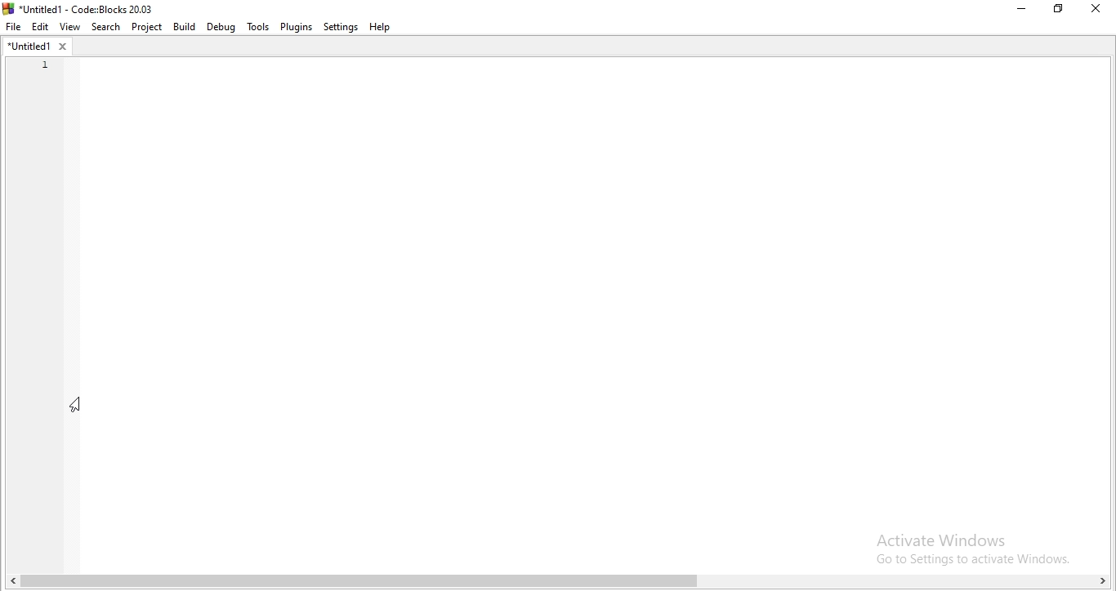 The height and width of the screenshot is (591, 1116). Describe the element at coordinates (40, 27) in the screenshot. I see `Edit ` at that location.